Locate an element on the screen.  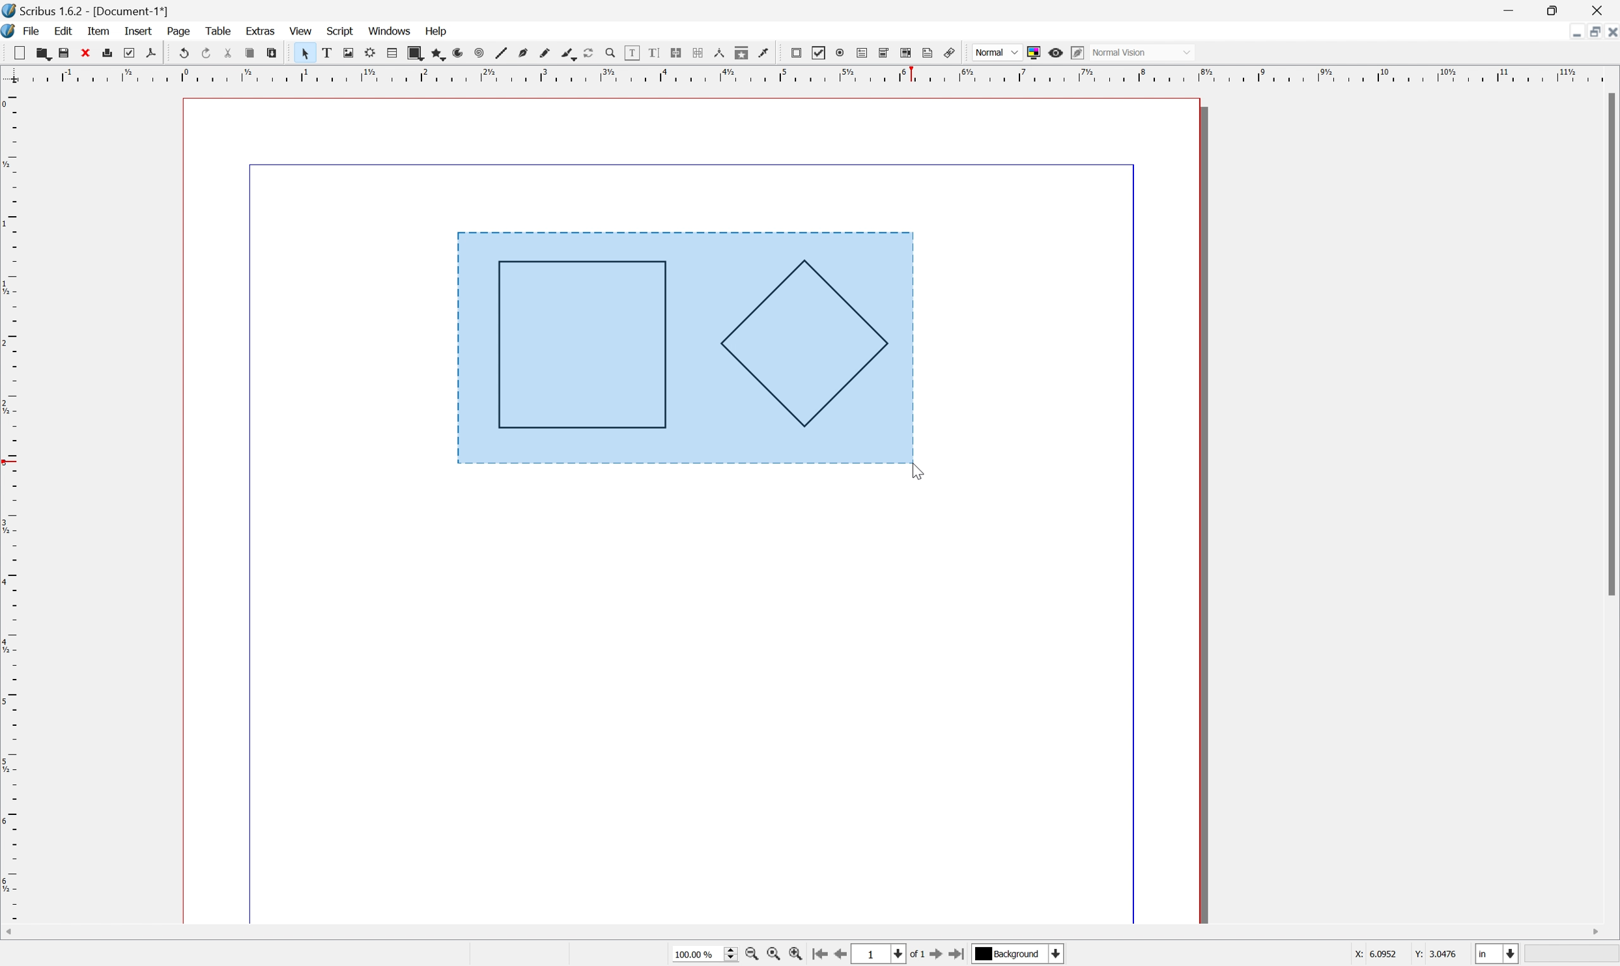
paste is located at coordinates (270, 53).